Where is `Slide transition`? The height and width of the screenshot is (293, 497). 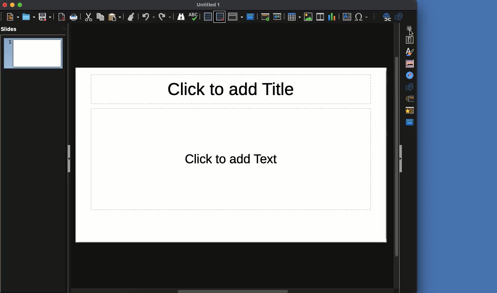 Slide transition is located at coordinates (411, 98).